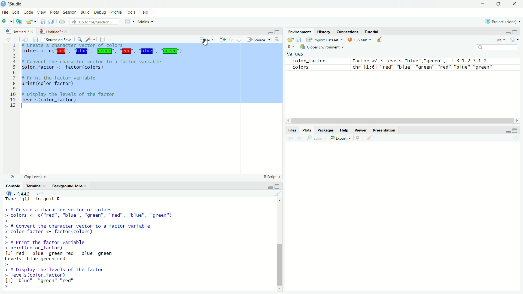 The image size is (523, 294). What do you see at coordinates (300, 31) in the screenshot?
I see `Environment` at bounding box center [300, 31].